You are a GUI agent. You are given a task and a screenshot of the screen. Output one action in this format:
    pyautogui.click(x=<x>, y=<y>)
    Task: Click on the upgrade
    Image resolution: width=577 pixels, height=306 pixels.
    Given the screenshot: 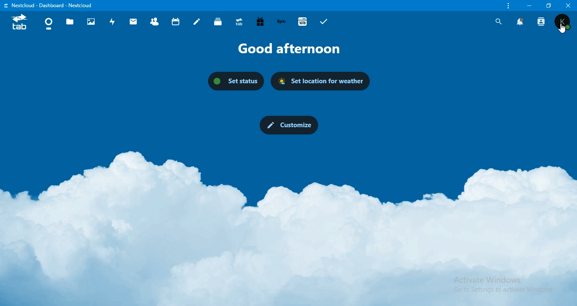 What is the action you would take?
    pyautogui.click(x=239, y=22)
    